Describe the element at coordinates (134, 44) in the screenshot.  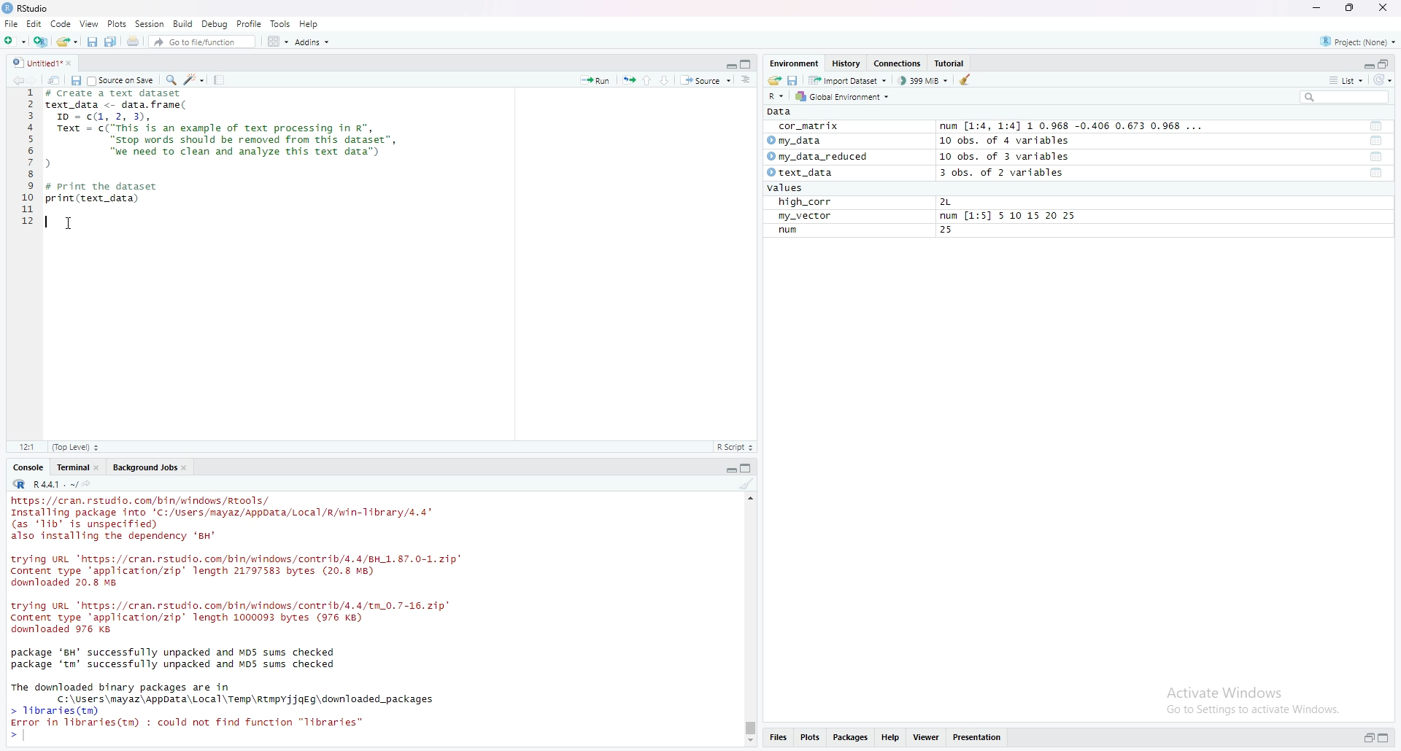
I see `print the current file` at that location.